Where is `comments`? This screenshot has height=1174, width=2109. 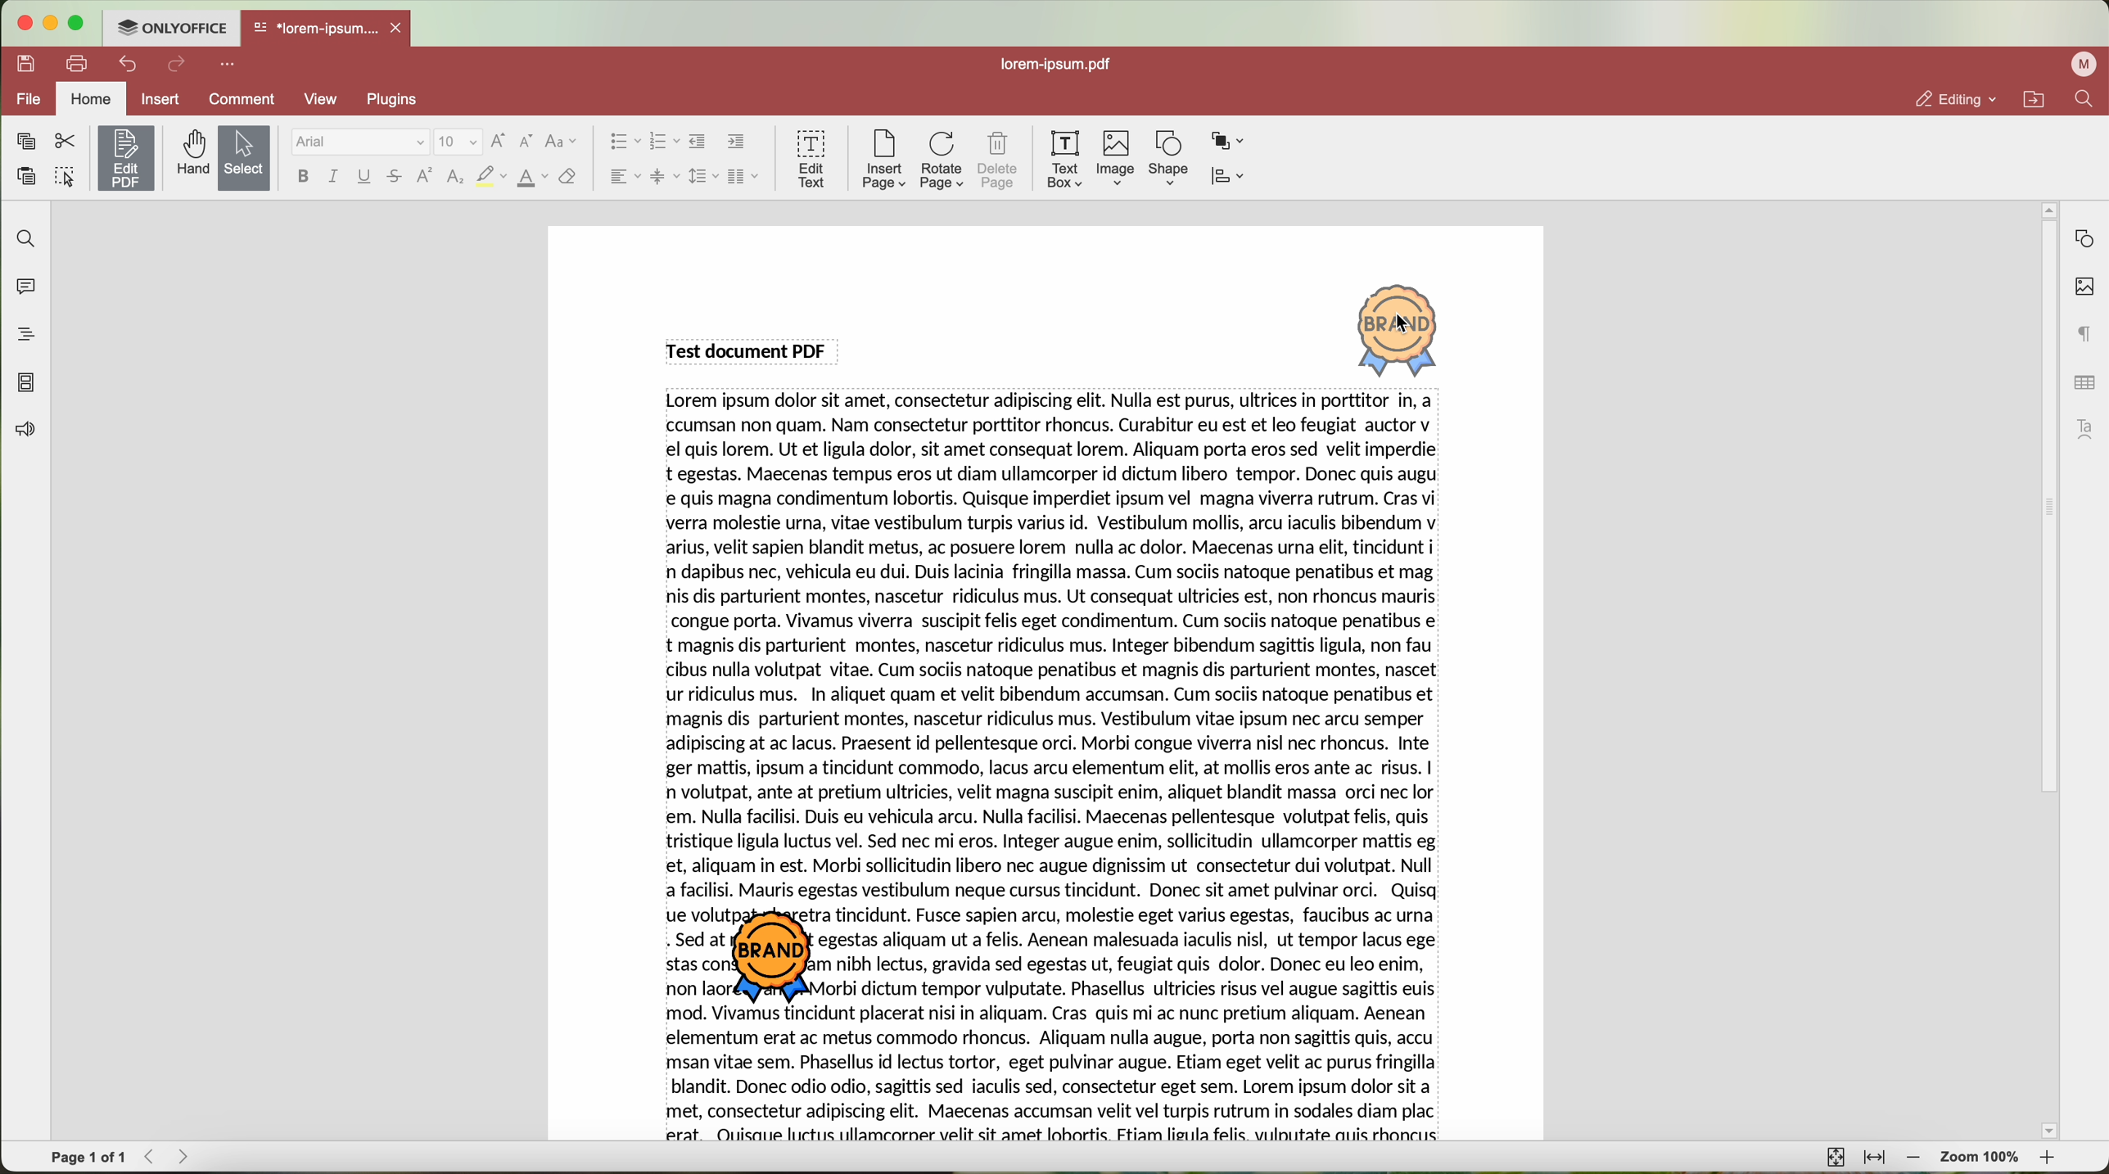
comments is located at coordinates (22, 284).